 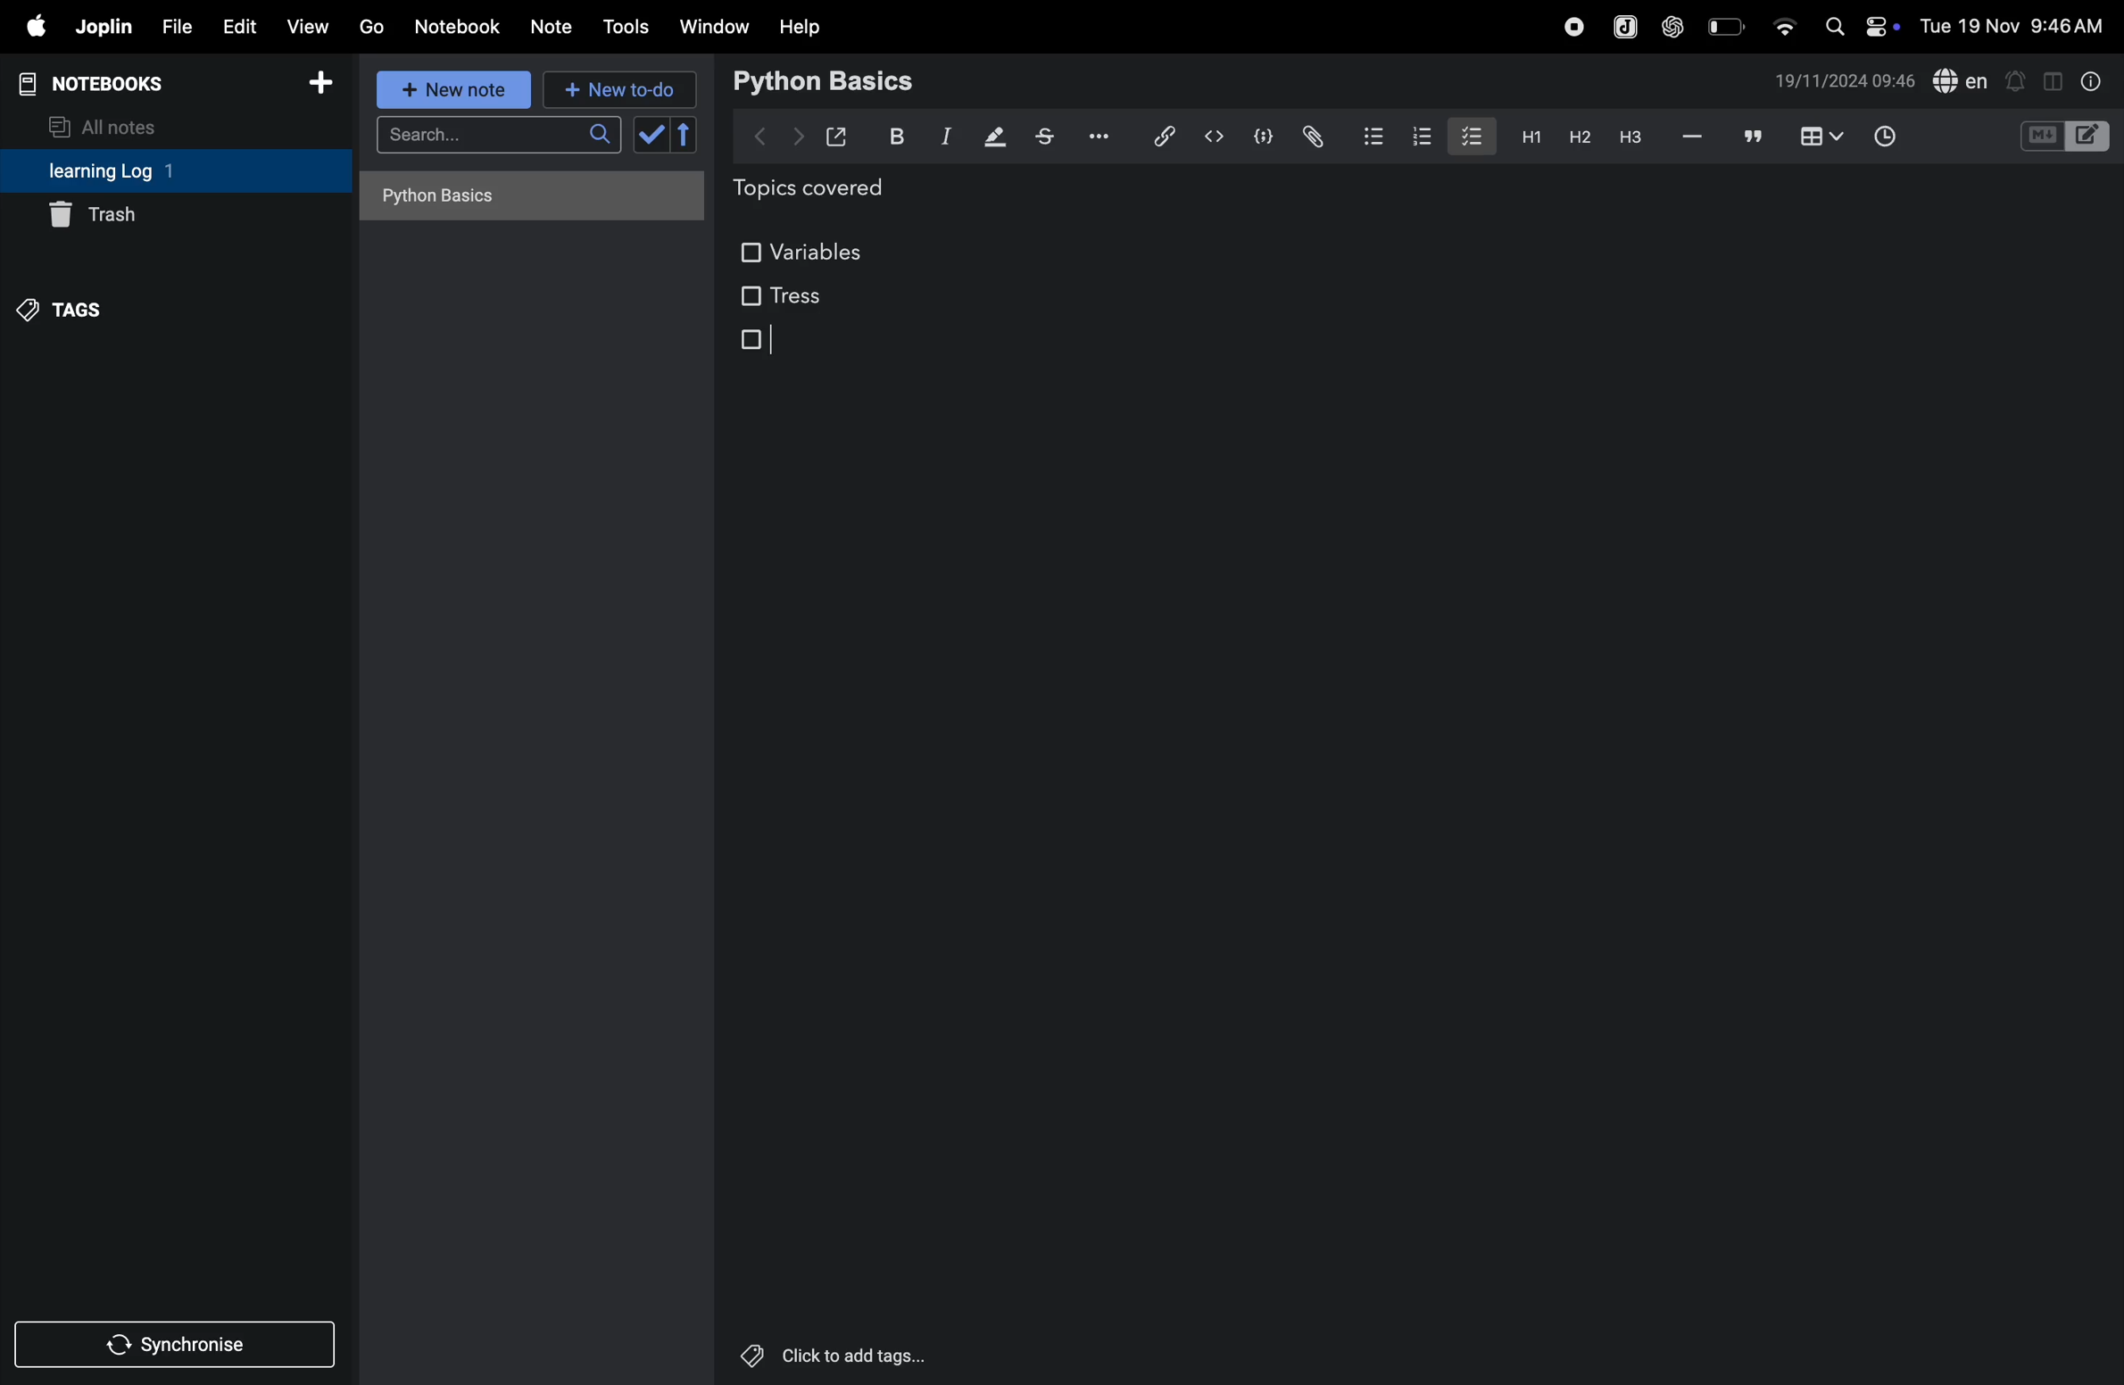 What do you see at coordinates (1426, 137) in the screenshot?
I see `numbered list` at bounding box center [1426, 137].